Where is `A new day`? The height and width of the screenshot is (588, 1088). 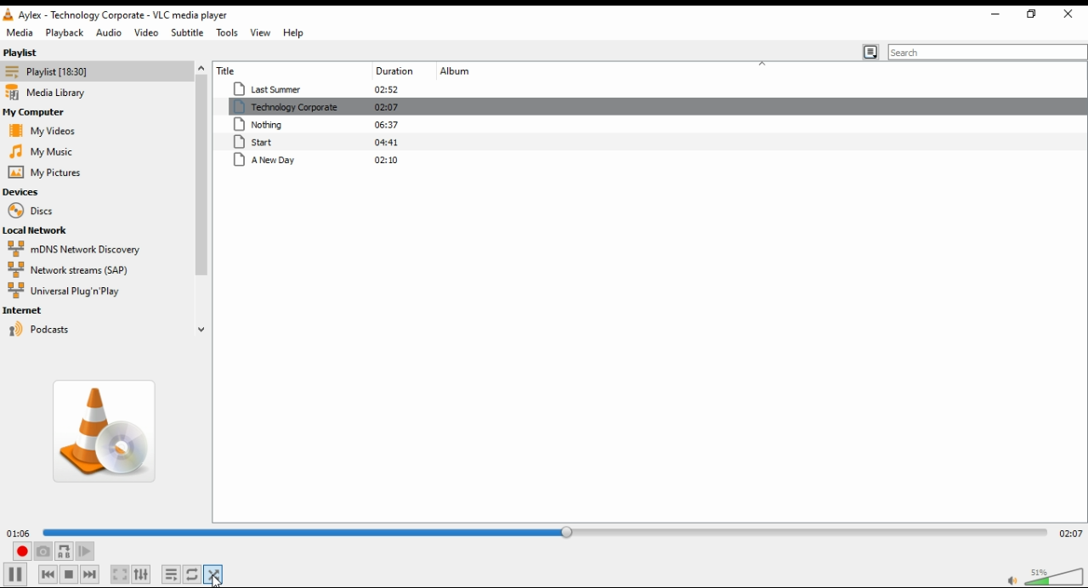
A new day is located at coordinates (326, 161).